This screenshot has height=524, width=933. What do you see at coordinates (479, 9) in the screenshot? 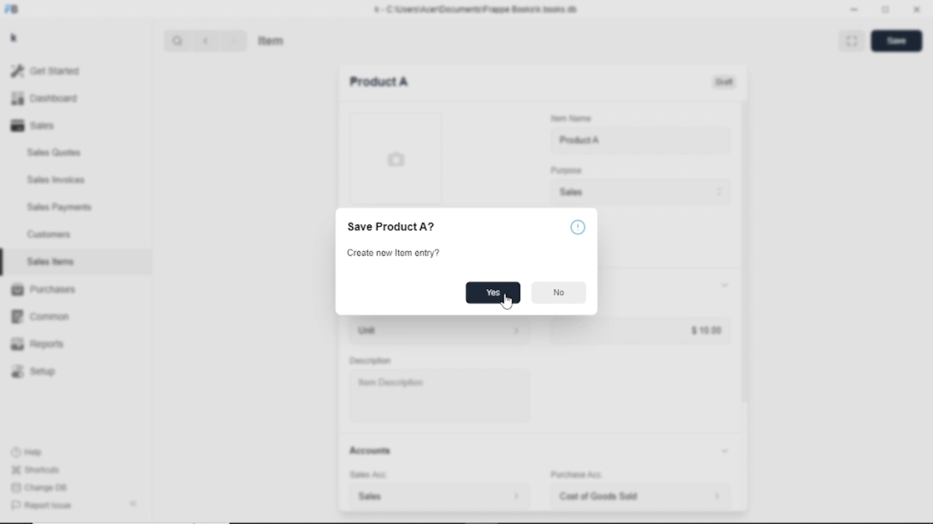
I see `K -C\Users\Acer\Documents\ Frappe Books\k books db` at bounding box center [479, 9].